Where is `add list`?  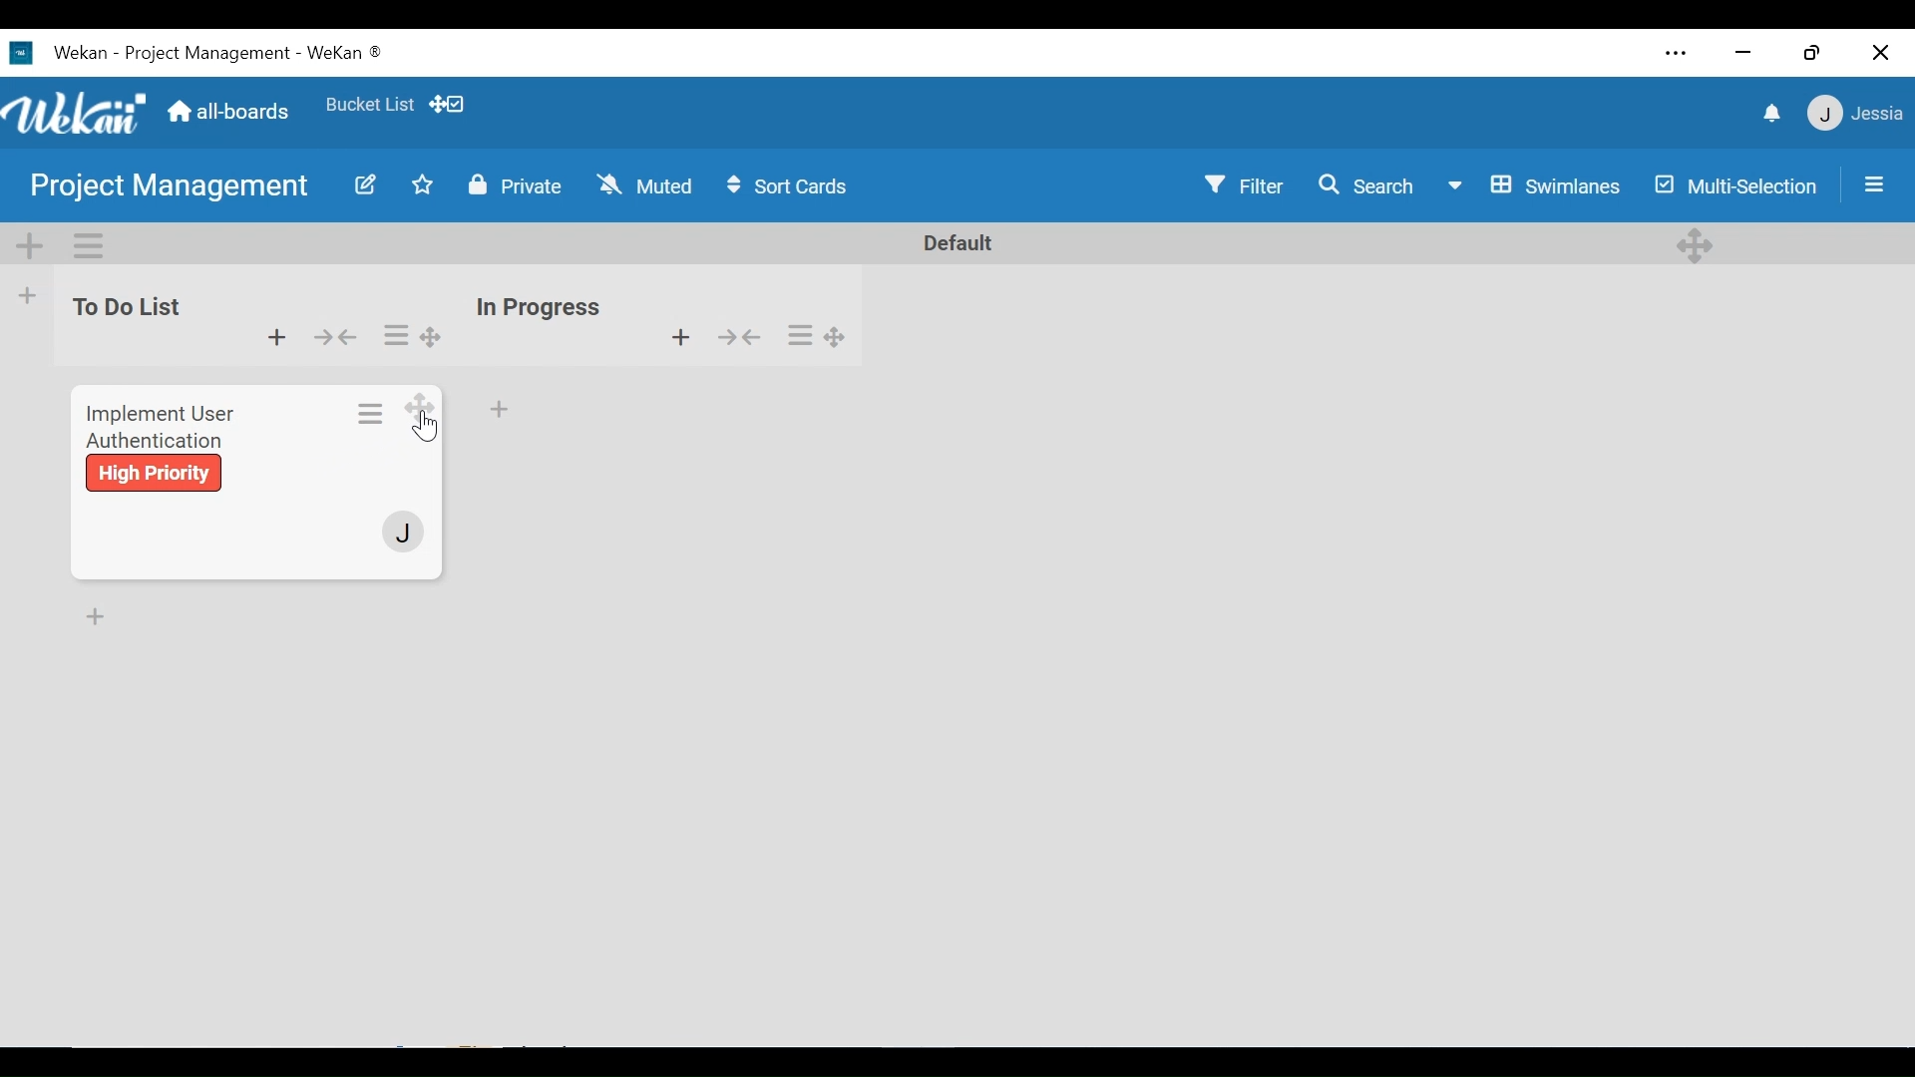 add list is located at coordinates (26, 296).